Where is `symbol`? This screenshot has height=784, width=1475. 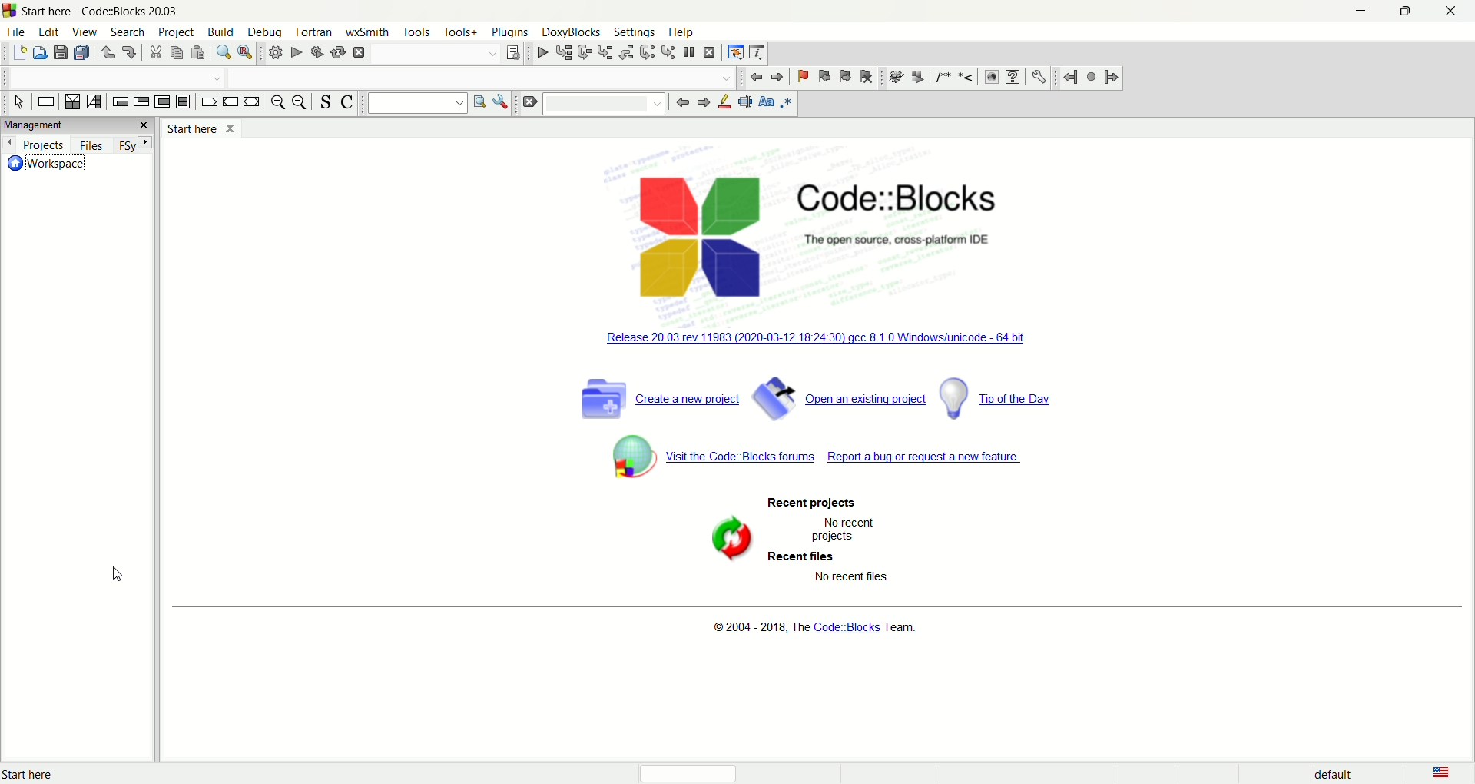 symbol is located at coordinates (628, 458).